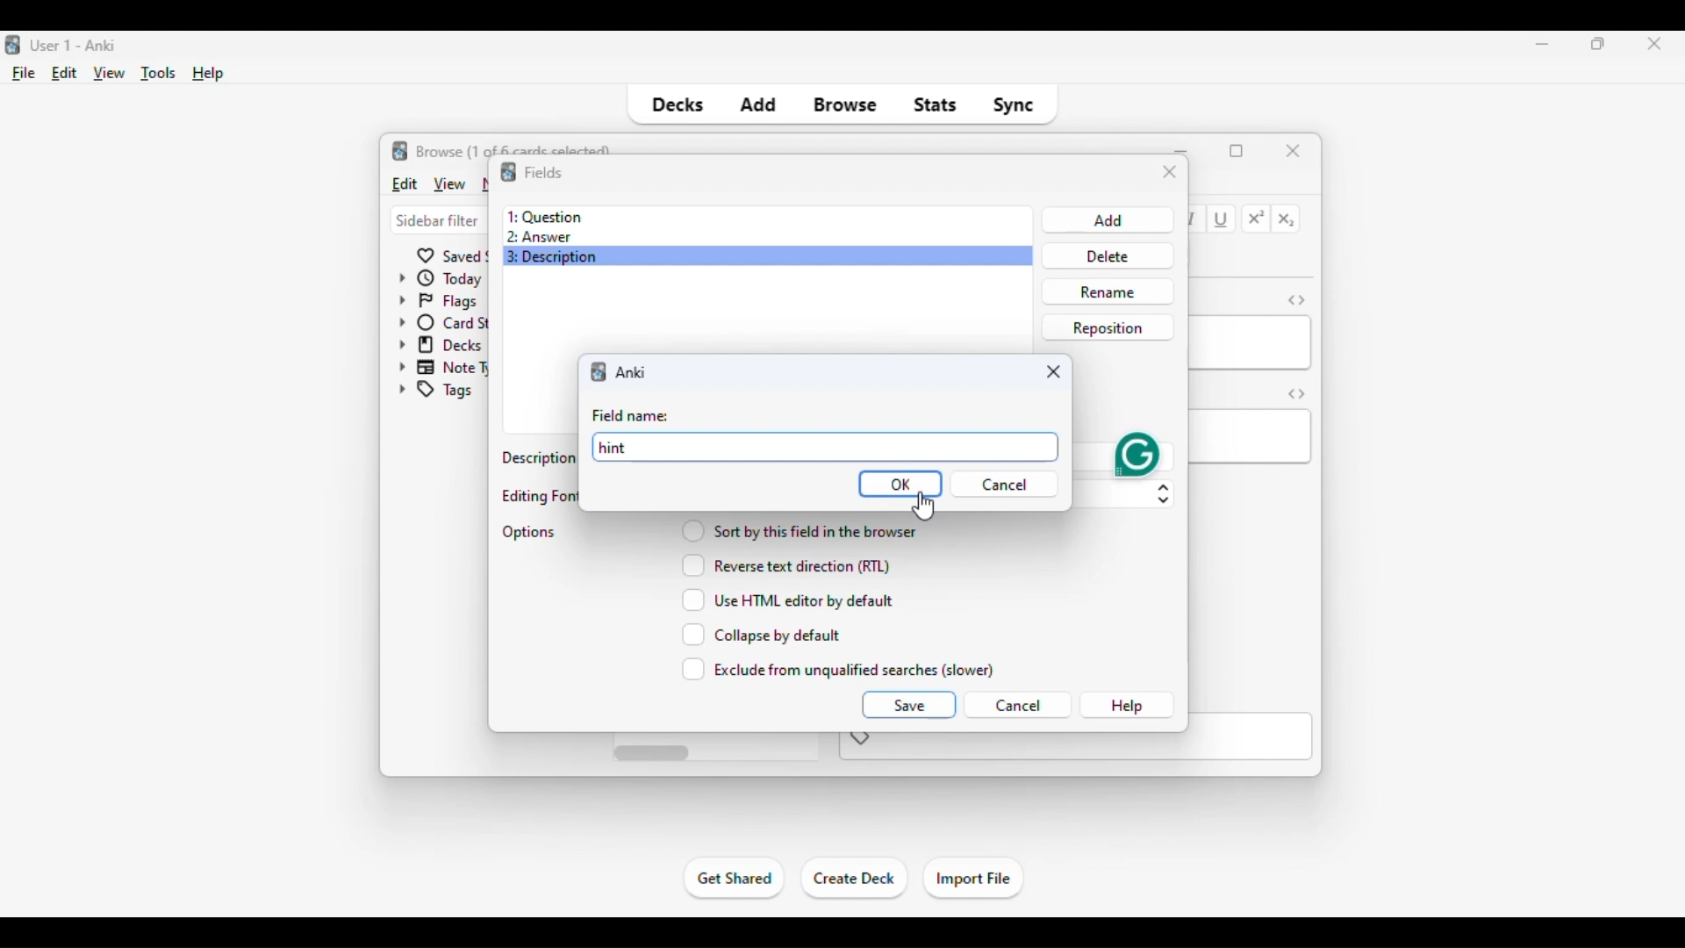  What do you see at coordinates (788, 600) in the screenshot?
I see `use HTML editor by default` at bounding box center [788, 600].